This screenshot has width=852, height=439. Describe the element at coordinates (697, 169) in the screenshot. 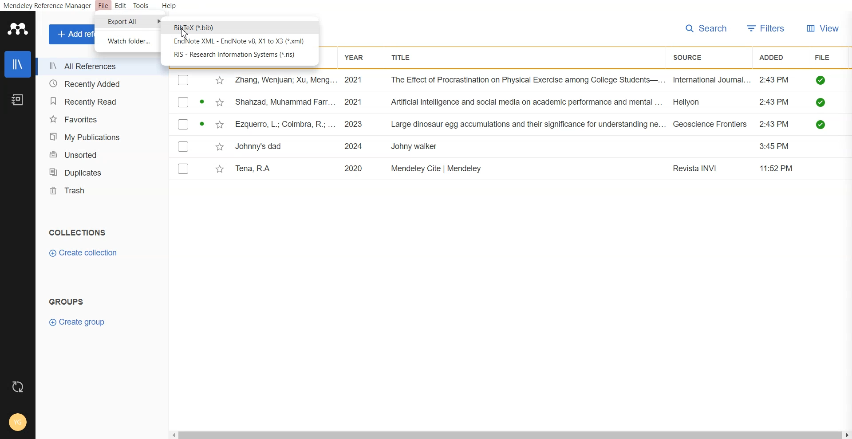

I see `Revista INVI` at that location.